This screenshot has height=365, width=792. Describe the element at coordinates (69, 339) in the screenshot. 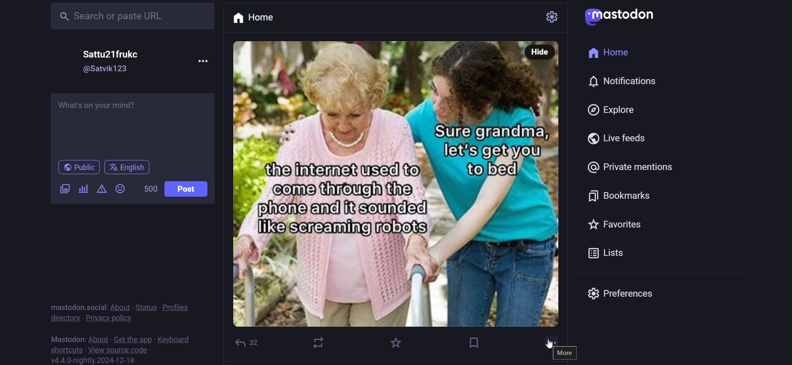

I see `mastodon` at that location.